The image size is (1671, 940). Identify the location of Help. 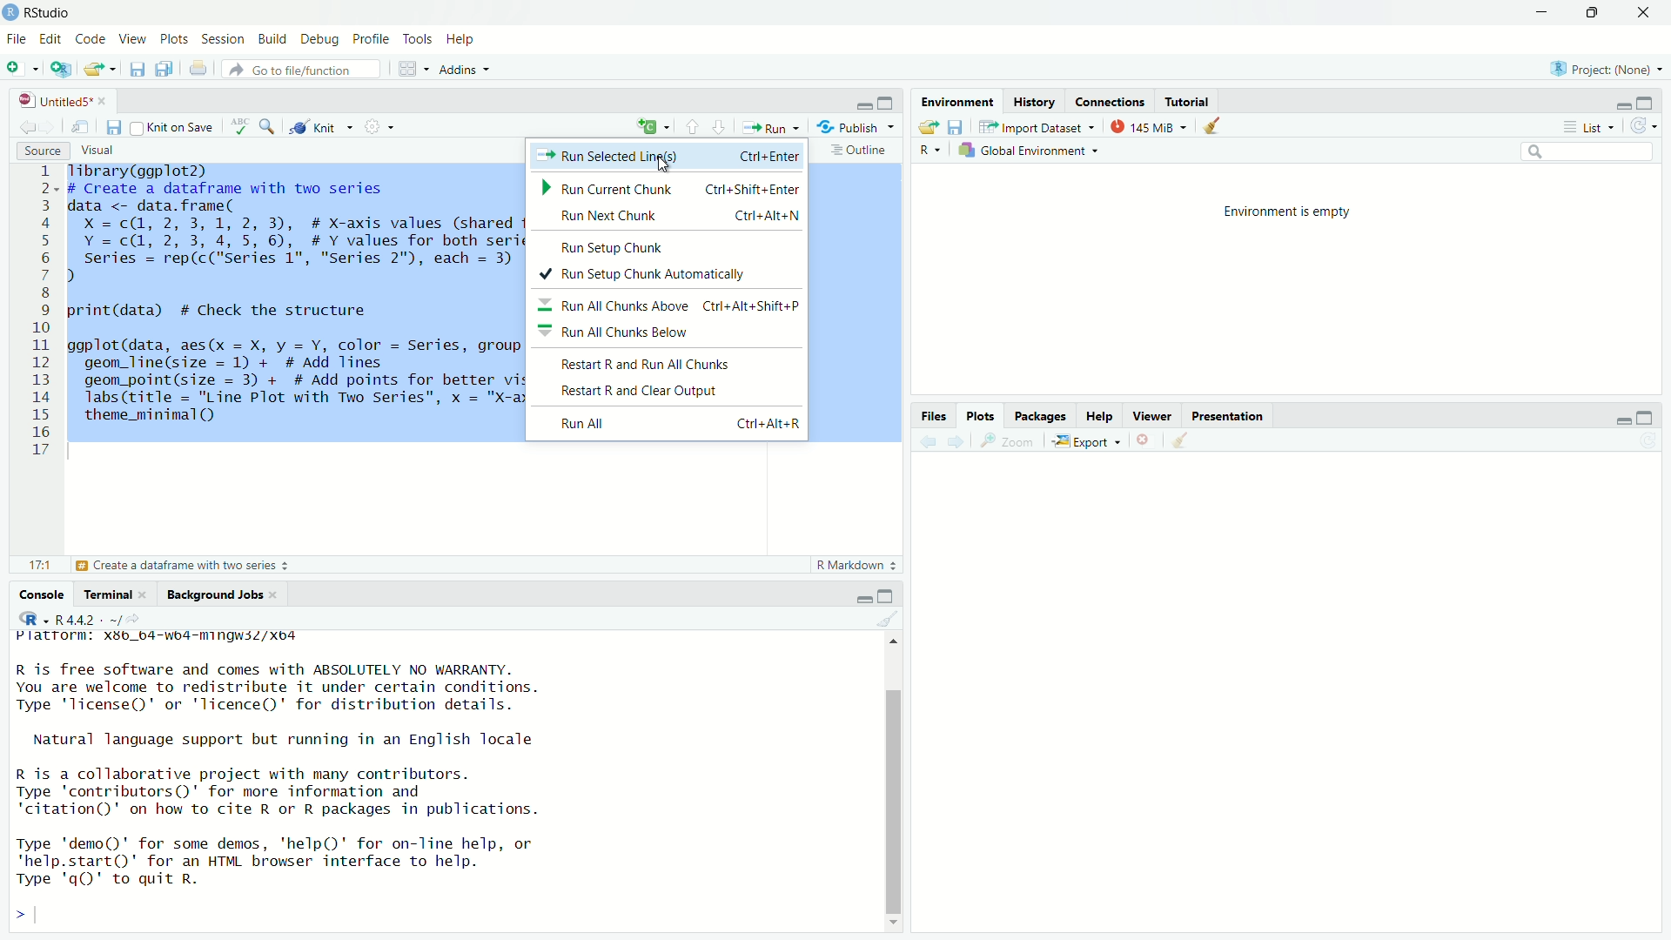
(464, 40).